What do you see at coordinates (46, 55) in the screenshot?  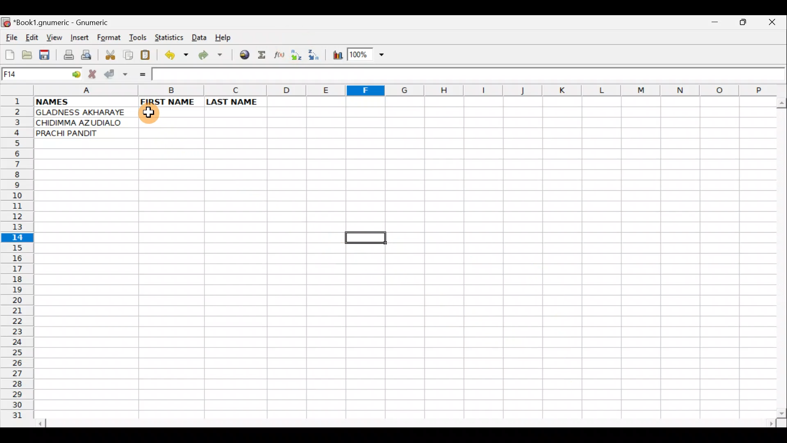 I see `Save current workbook` at bounding box center [46, 55].